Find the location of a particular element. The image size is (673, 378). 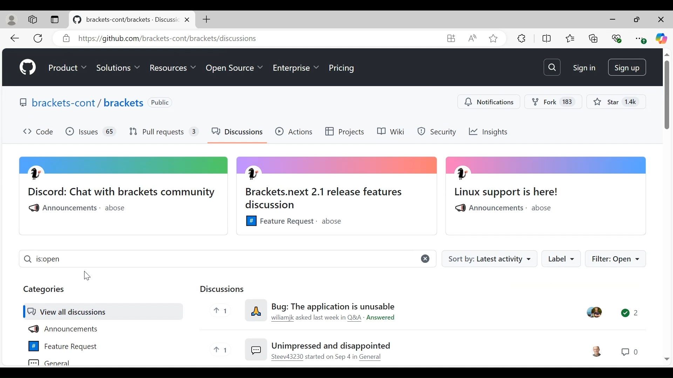

is open is located at coordinates (215, 258).